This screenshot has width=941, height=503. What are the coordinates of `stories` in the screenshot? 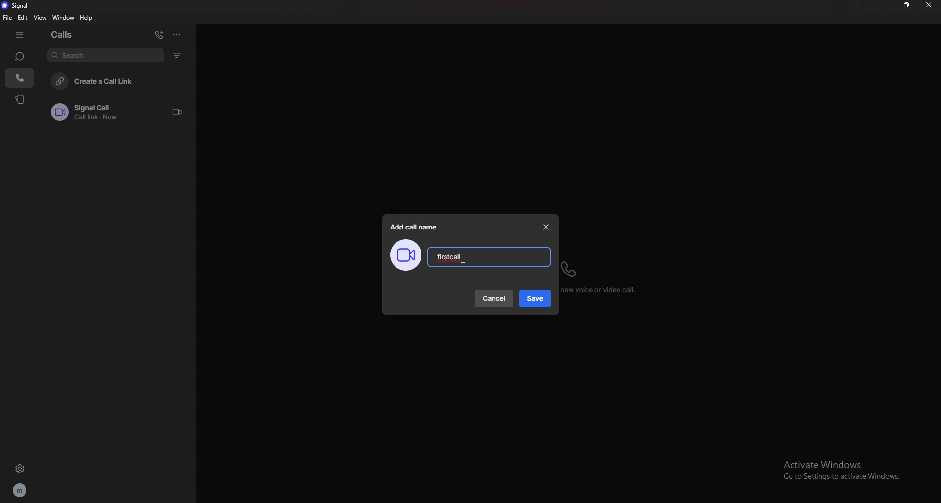 It's located at (21, 99).